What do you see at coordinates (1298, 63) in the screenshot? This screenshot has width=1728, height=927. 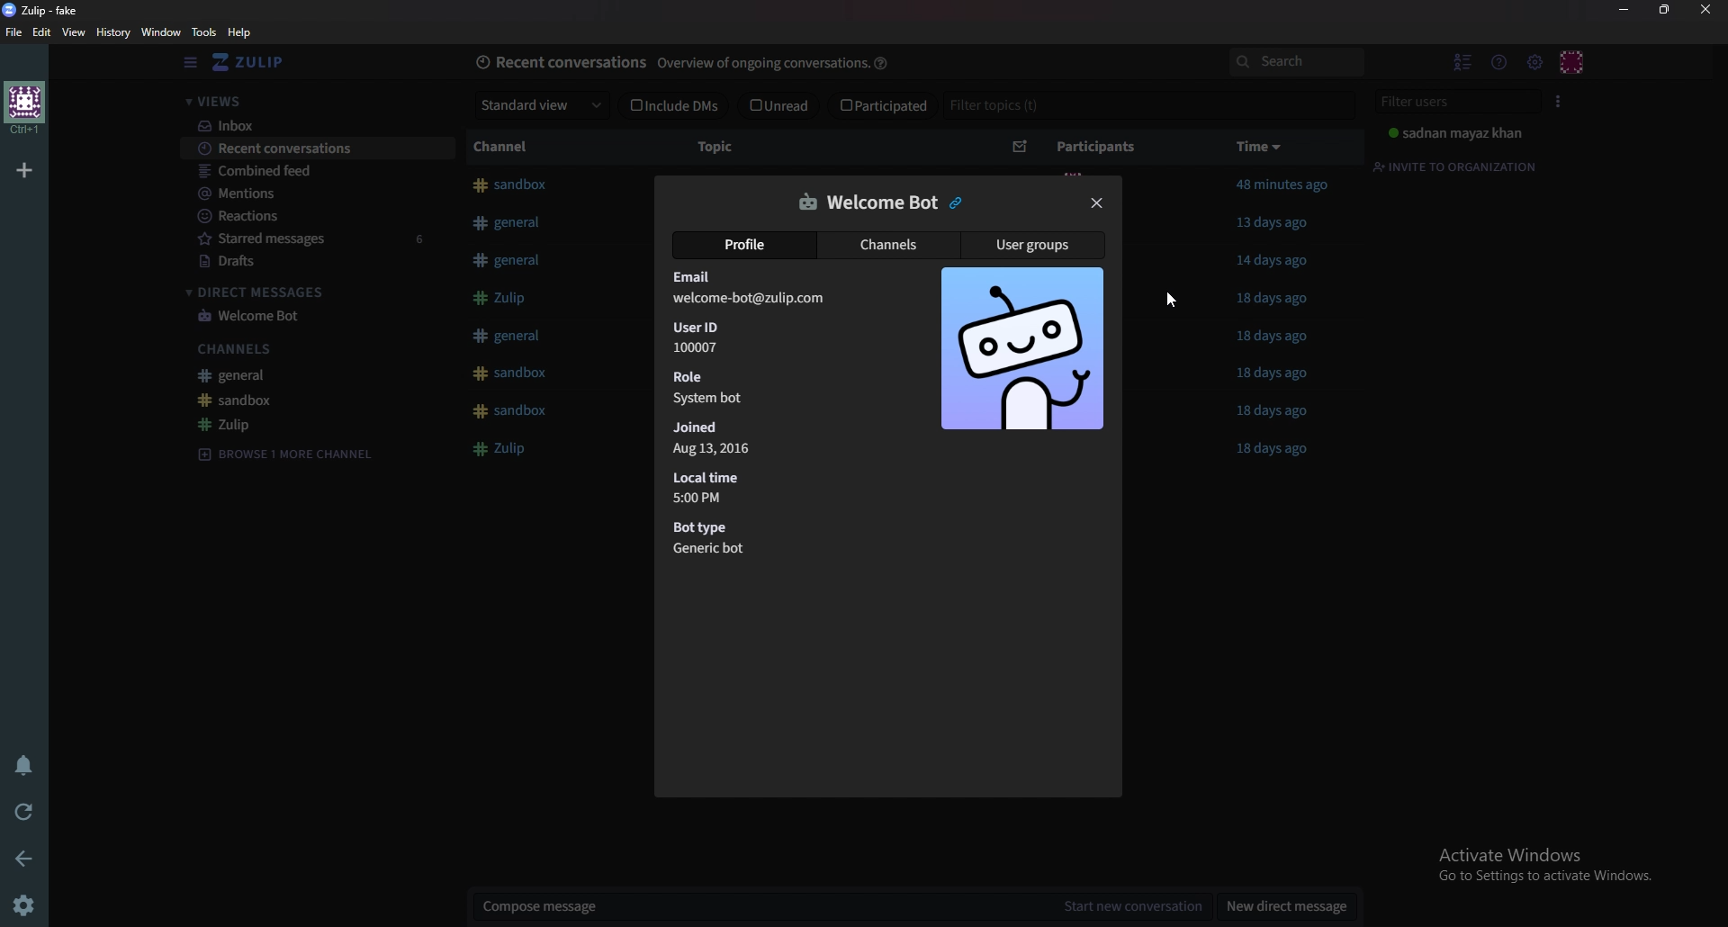 I see `search` at bounding box center [1298, 63].